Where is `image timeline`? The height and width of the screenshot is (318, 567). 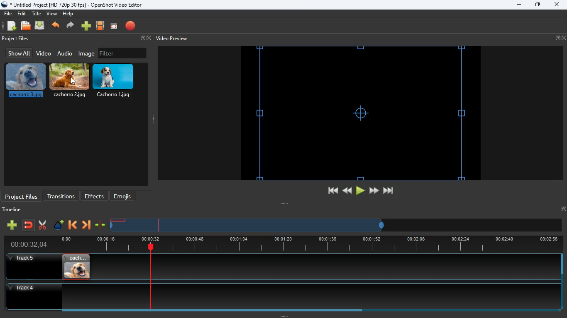 image timeline is located at coordinates (118, 220).